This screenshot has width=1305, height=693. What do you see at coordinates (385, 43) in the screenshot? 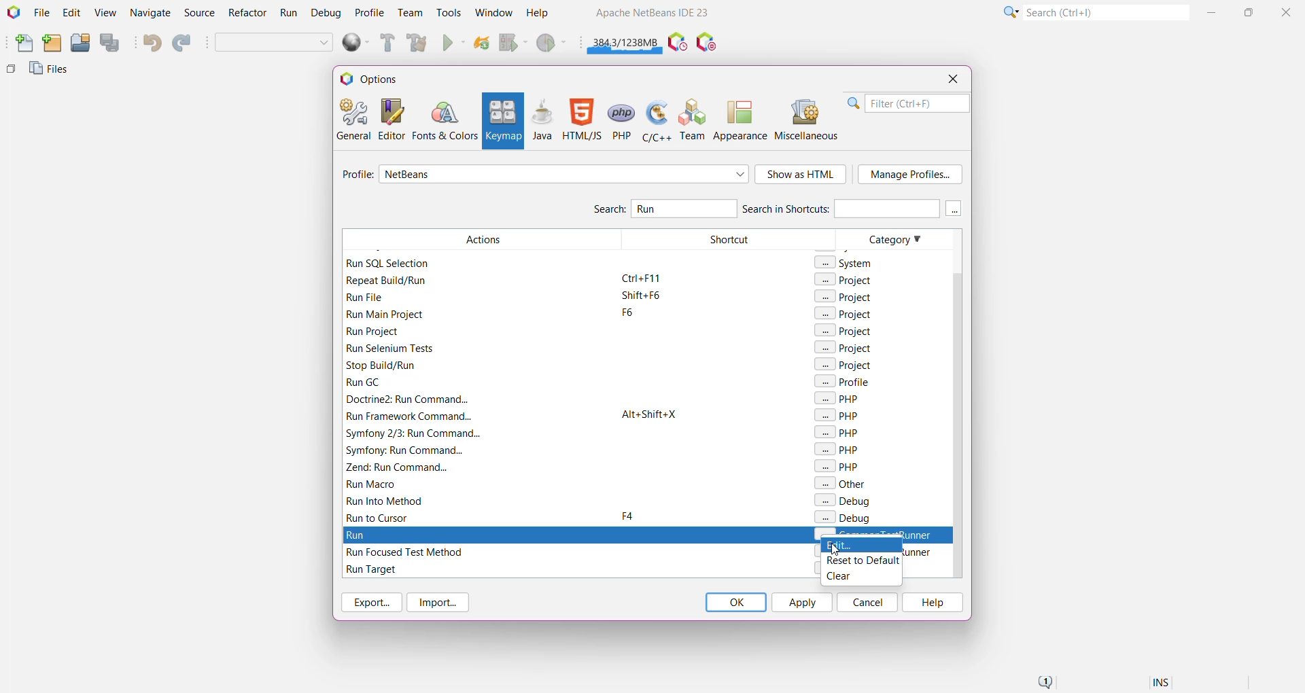
I see `Build Main Project` at bounding box center [385, 43].